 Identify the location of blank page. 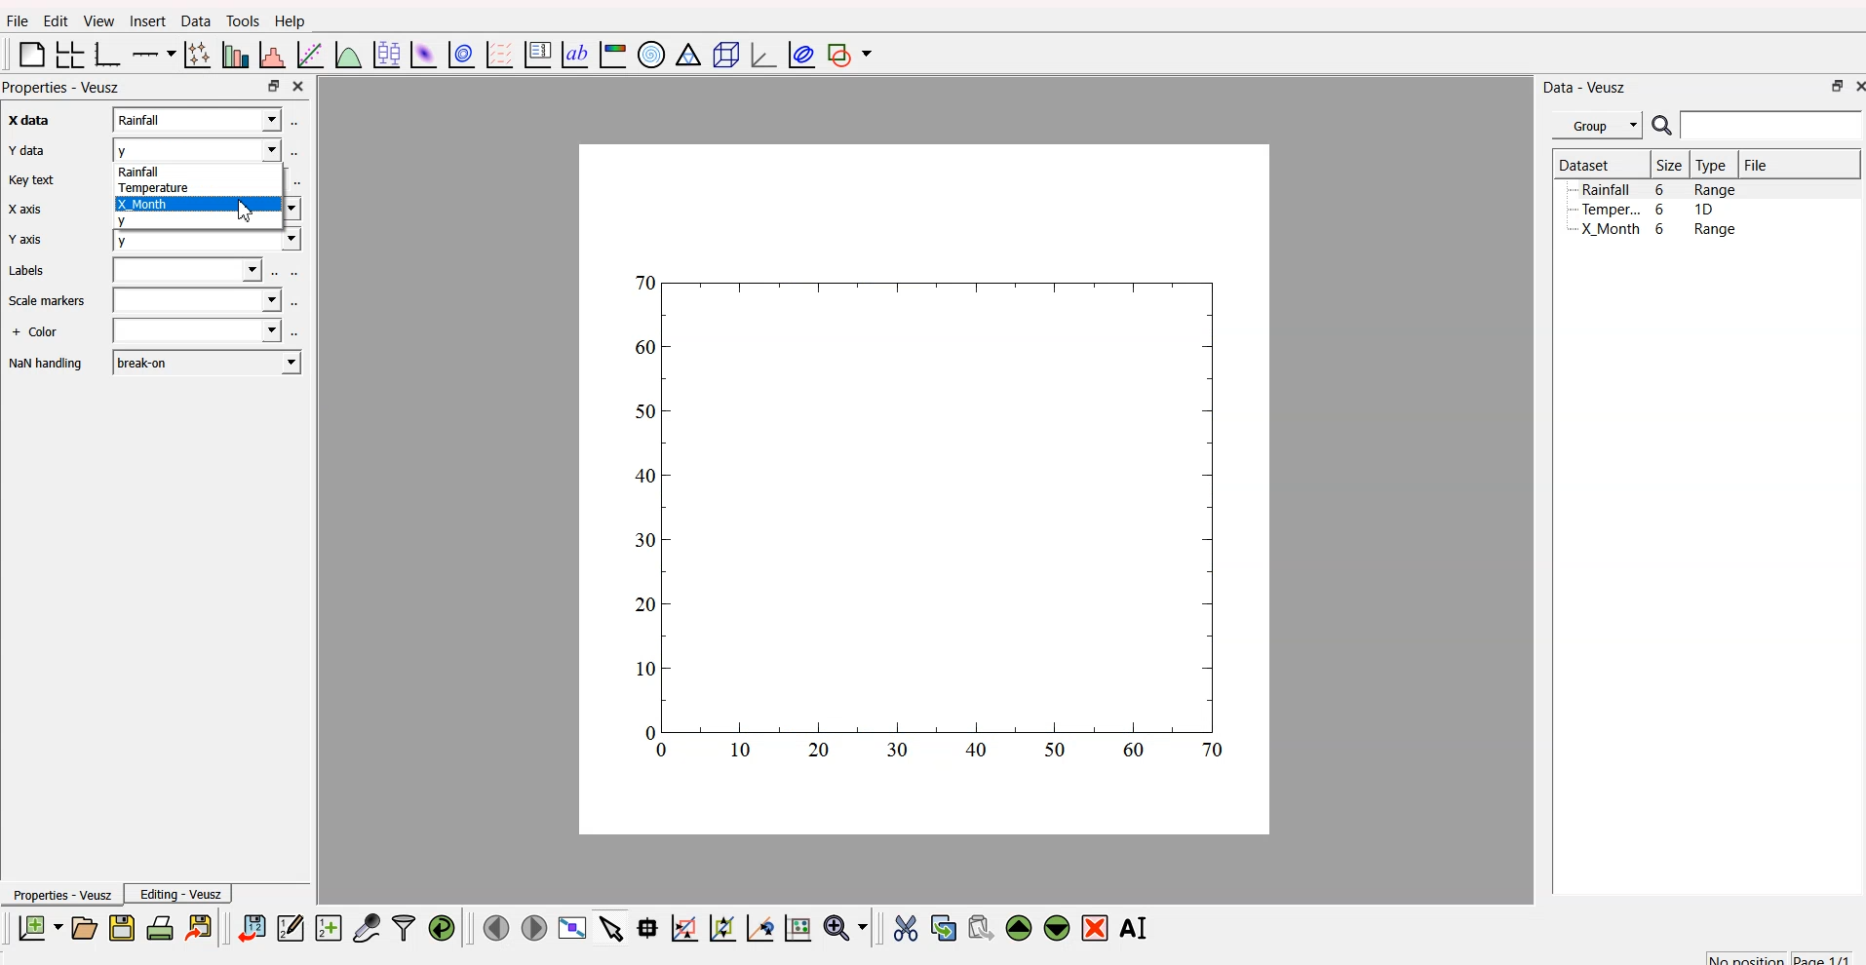
(27, 58).